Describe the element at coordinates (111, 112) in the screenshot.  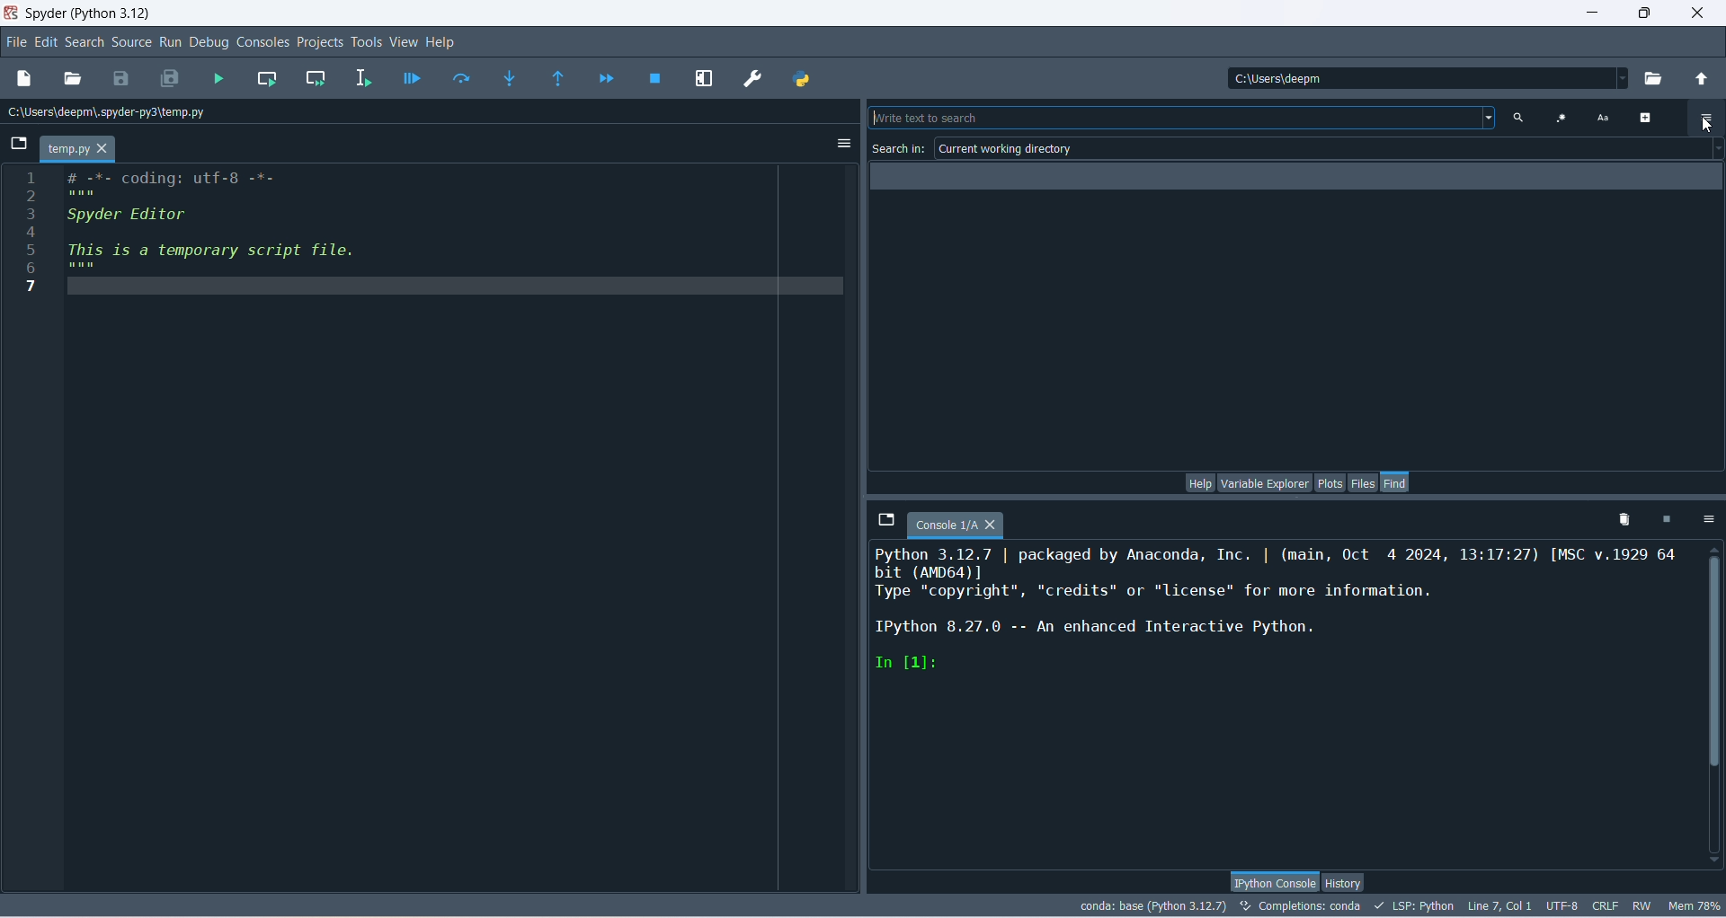
I see `location` at that location.